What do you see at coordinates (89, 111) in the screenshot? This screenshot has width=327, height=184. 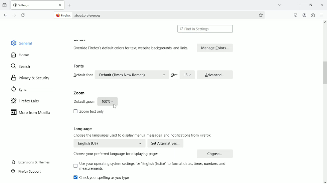 I see `Zoom text only` at bounding box center [89, 111].